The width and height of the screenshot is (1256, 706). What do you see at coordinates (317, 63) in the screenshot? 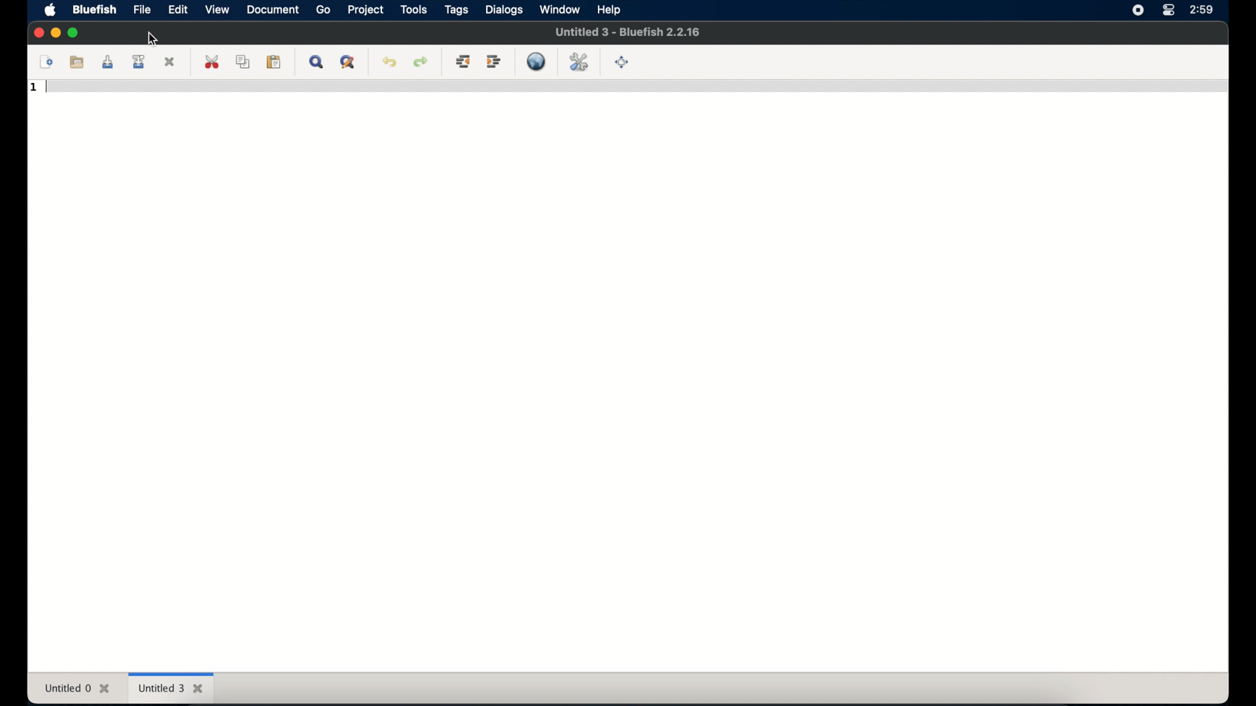
I see `show find bar` at bounding box center [317, 63].